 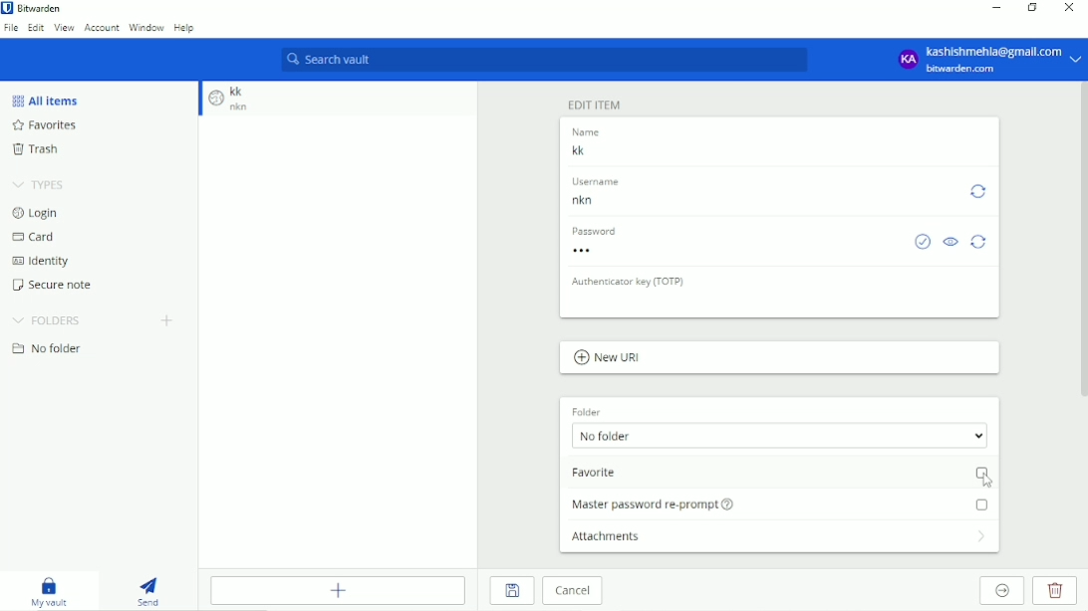 I want to click on scroll bar, so click(x=1082, y=245).